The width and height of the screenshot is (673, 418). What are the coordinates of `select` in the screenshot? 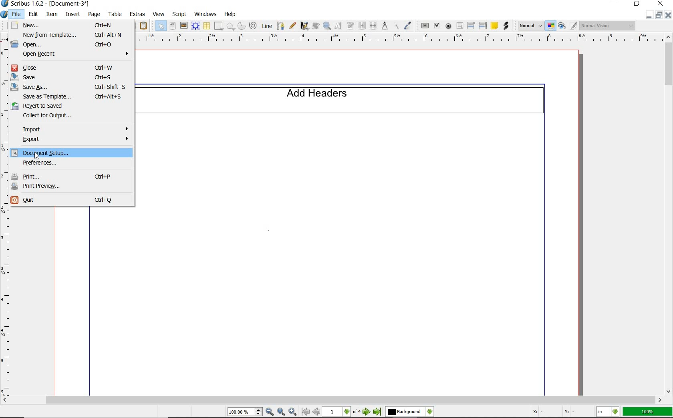 It's located at (161, 27).